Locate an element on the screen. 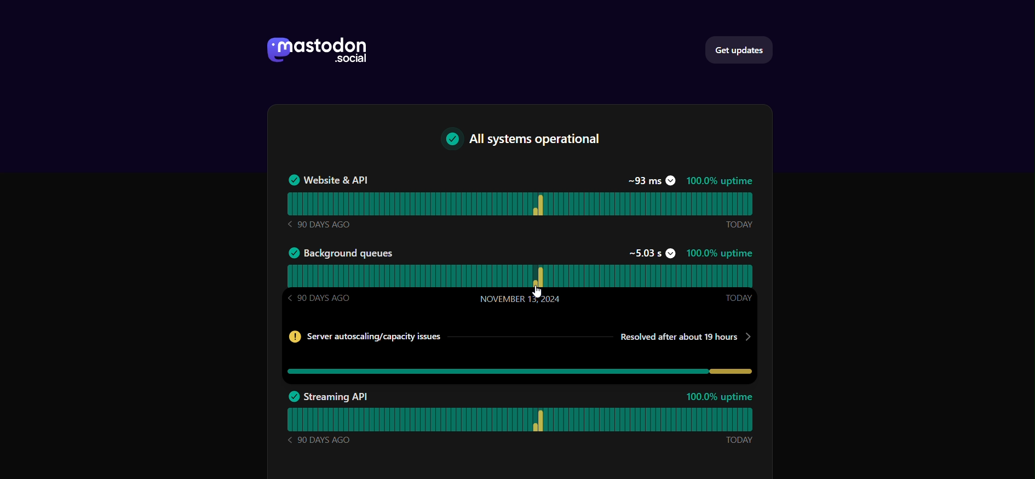 Image resolution: width=1035 pixels, height=479 pixels. mastodon social is located at coordinates (324, 48).